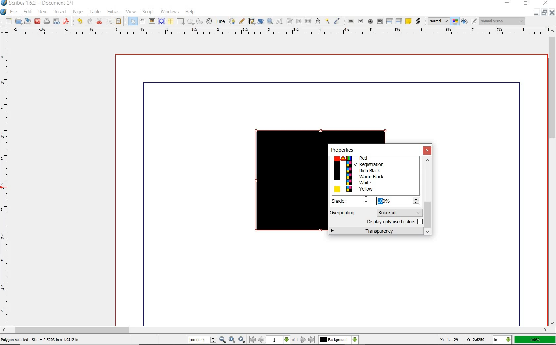 This screenshot has height=345, width=556. What do you see at coordinates (389, 21) in the screenshot?
I see `pdf combo box` at bounding box center [389, 21].